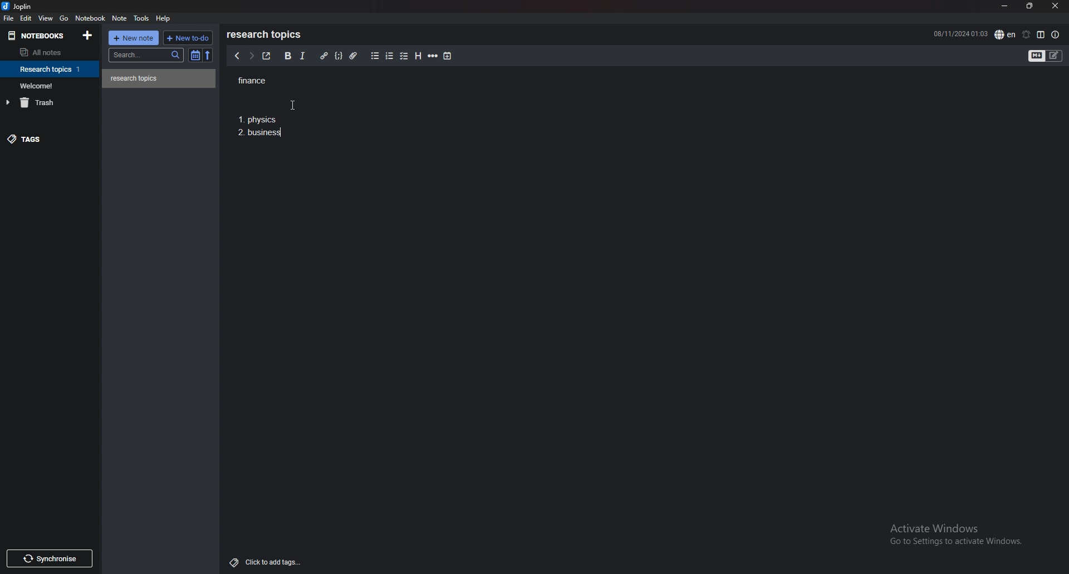  Describe the element at coordinates (87, 35) in the screenshot. I see `add notebook` at that location.